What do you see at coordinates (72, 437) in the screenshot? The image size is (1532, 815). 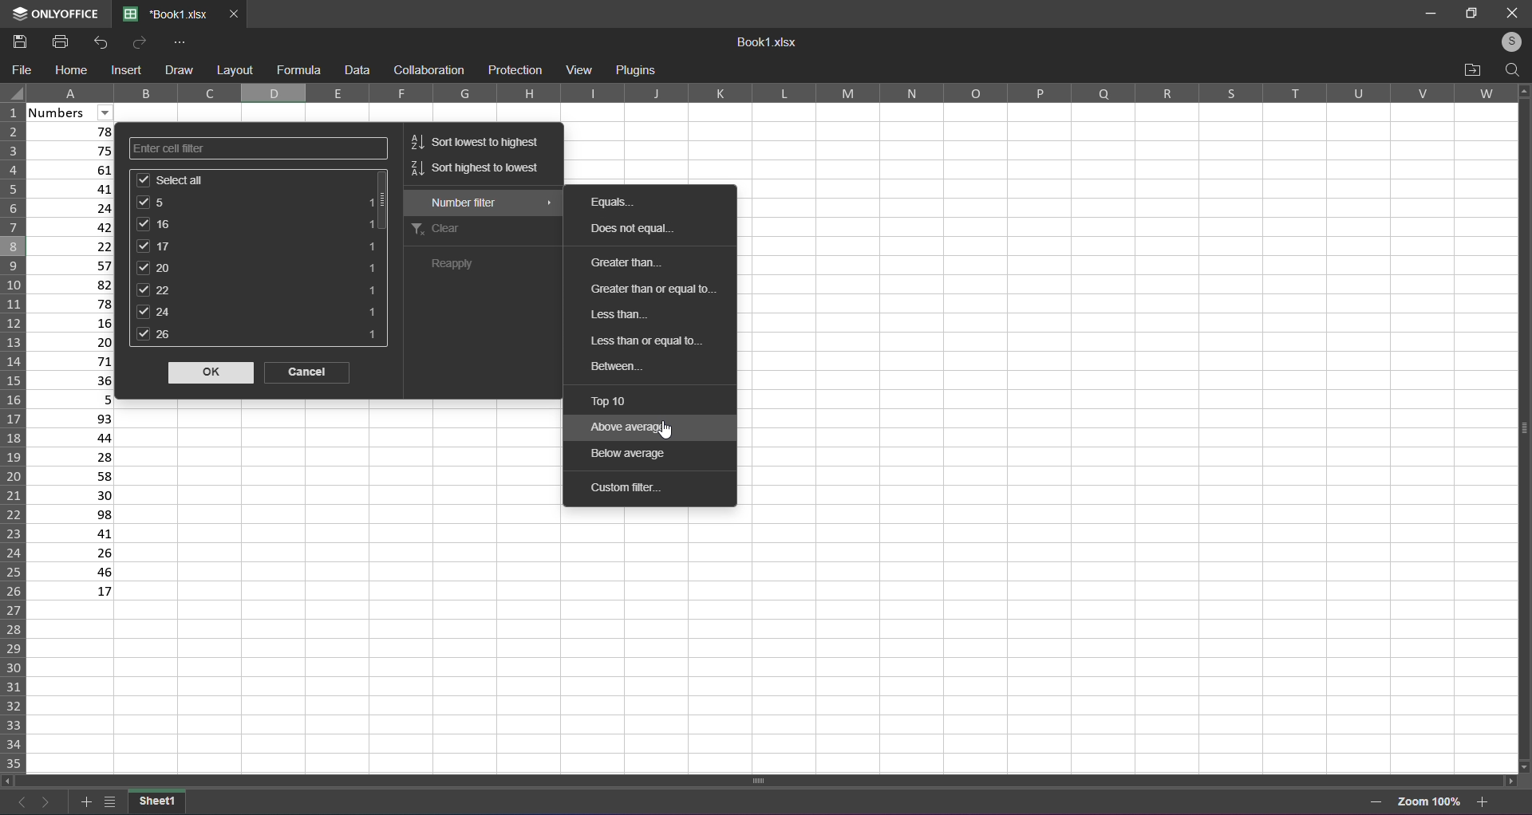 I see `44` at bounding box center [72, 437].